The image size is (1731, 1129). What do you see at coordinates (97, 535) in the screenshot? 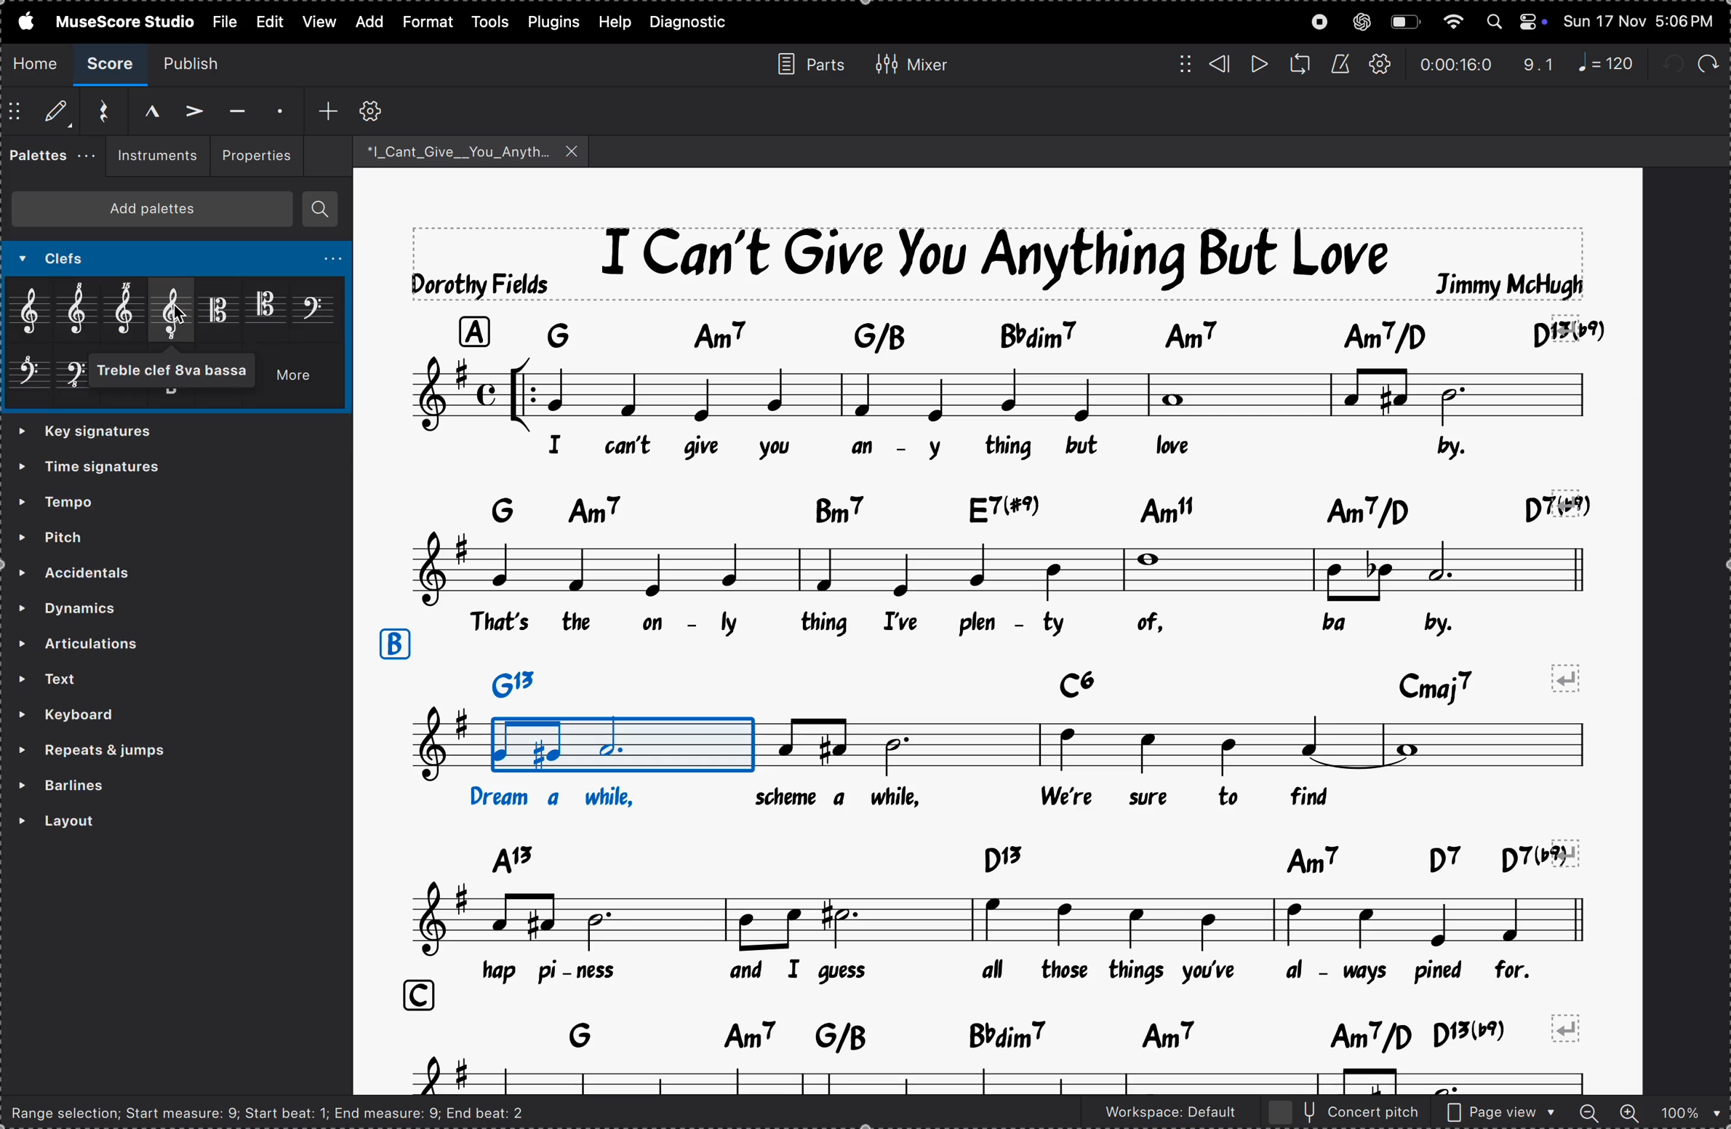
I see `pitch` at bounding box center [97, 535].